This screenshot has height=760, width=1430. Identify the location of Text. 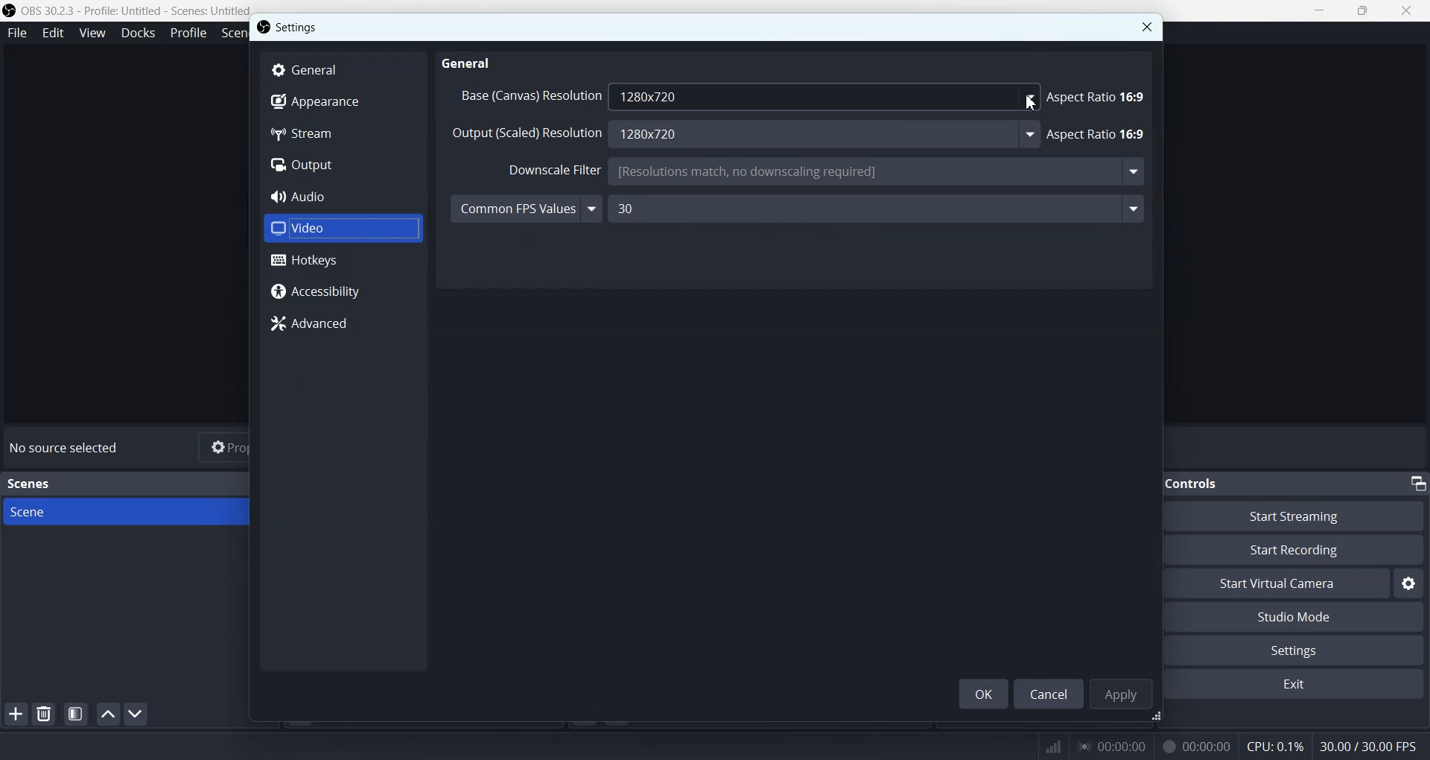
(1203, 483).